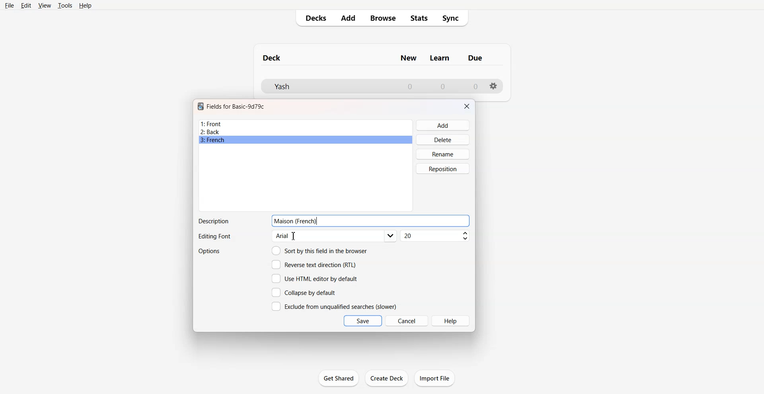 The width and height of the screenshot is (764, 394). What do you see at coordinates (436, 236) in the screenshot?
I see `Font size` at bounding box center [436, 236].